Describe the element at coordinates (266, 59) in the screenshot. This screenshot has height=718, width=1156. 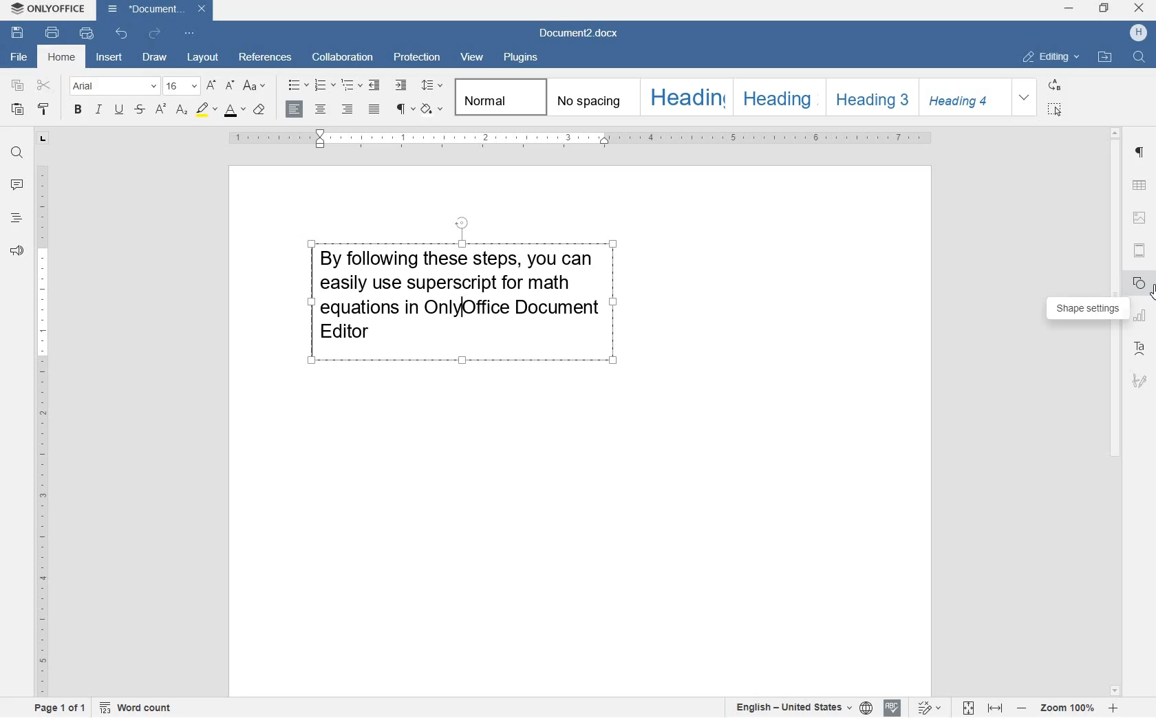
I see `references` at that location.